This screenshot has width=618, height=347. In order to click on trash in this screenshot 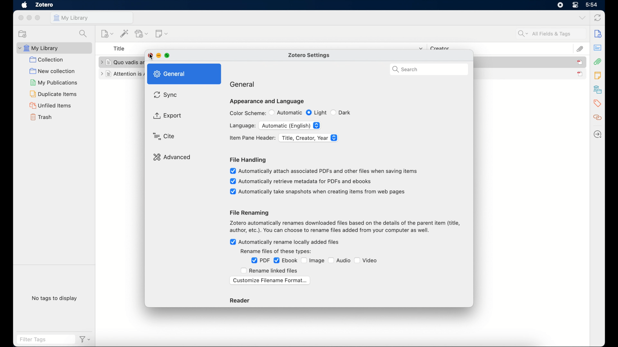, I will do `click(41, 117)`.